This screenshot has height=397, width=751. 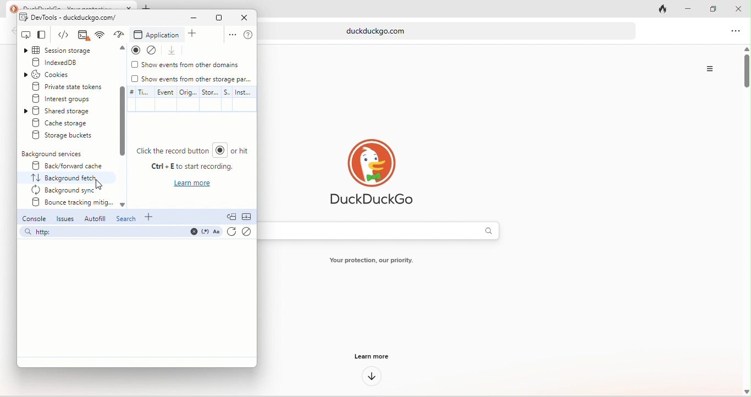 What do you see at coordinates (665, 10) in the screenshot?
I see `track tab` at bounding box center [665, 10].